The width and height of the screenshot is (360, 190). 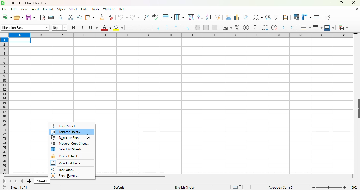 I want to click on view grid lines, so click(x=66, y=163).